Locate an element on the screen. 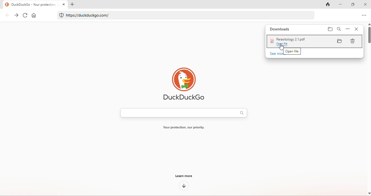 This screenshot has height=196, width=371. folder is located at coordinates (329, 29).